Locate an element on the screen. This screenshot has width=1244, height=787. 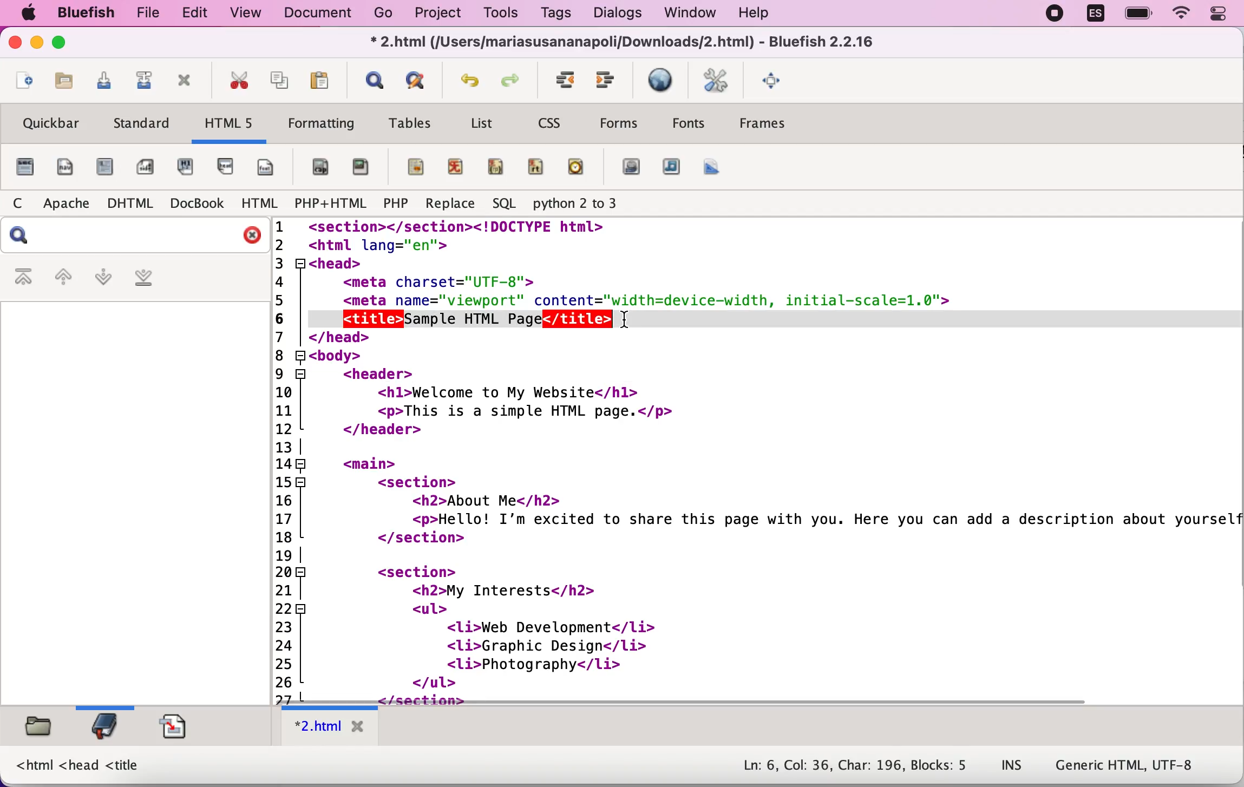
c is located at coordinates (23, 203).